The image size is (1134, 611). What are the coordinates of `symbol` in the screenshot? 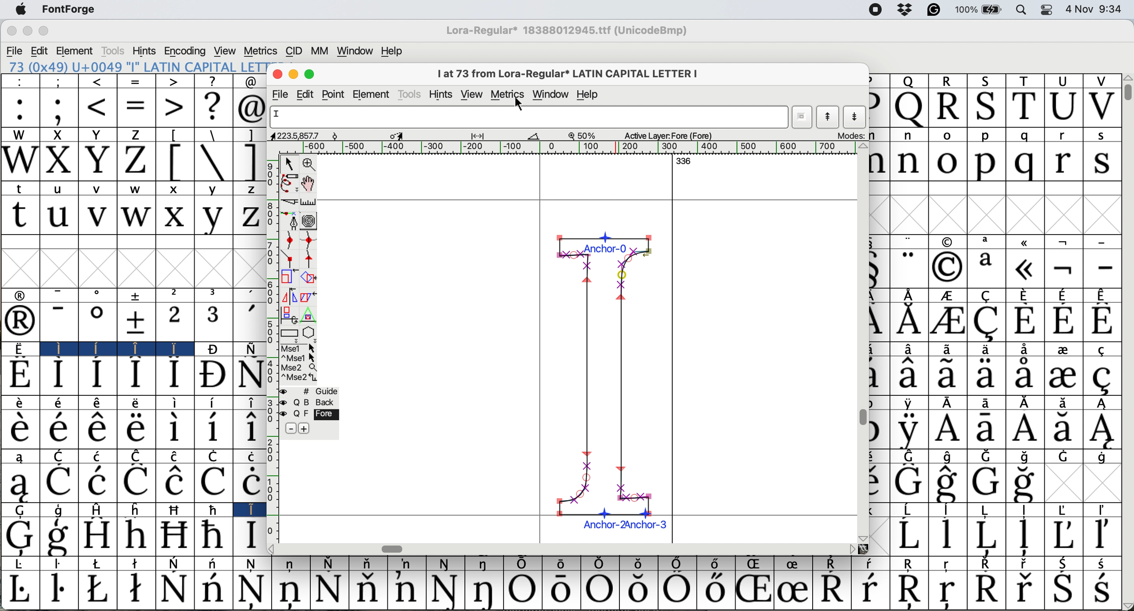 It's located at (22, 294).